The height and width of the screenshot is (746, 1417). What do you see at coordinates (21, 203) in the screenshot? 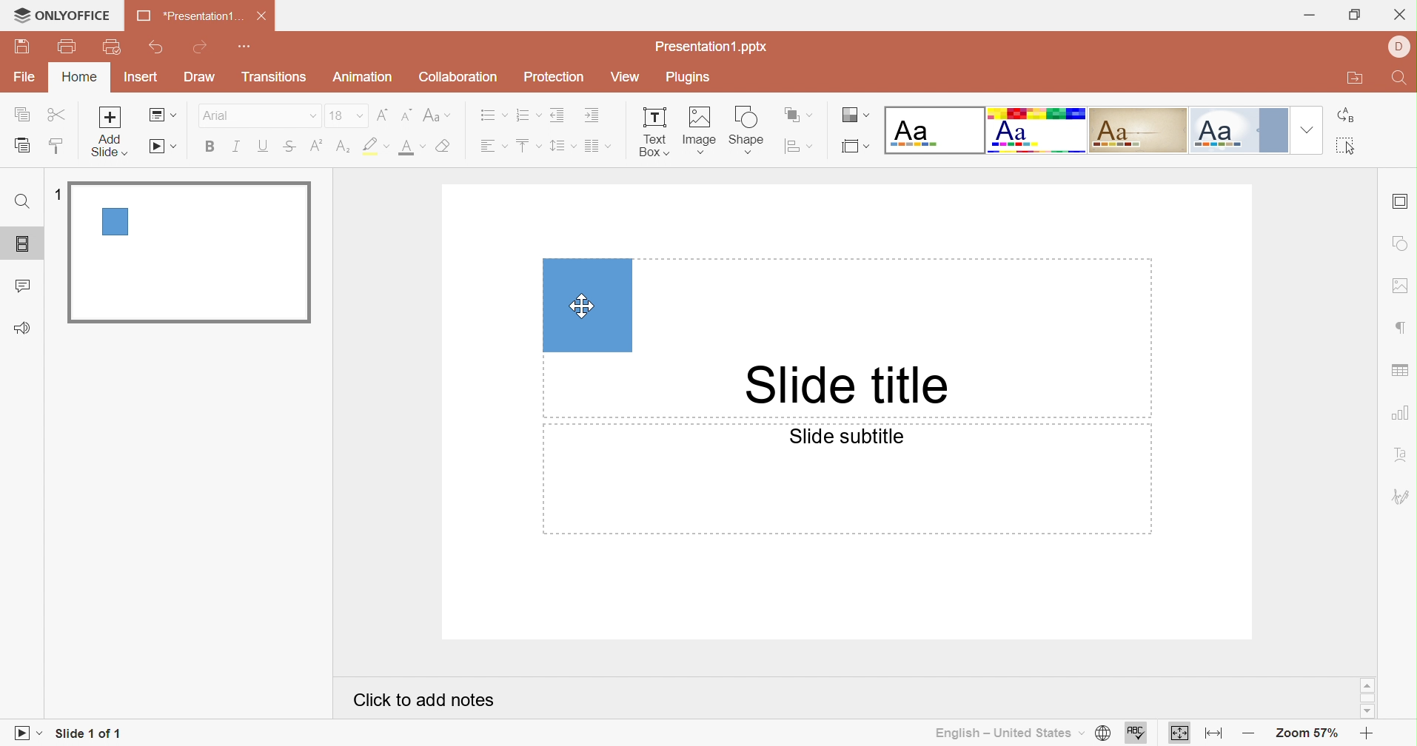
I see `Find` at bounding box center [21, 203].